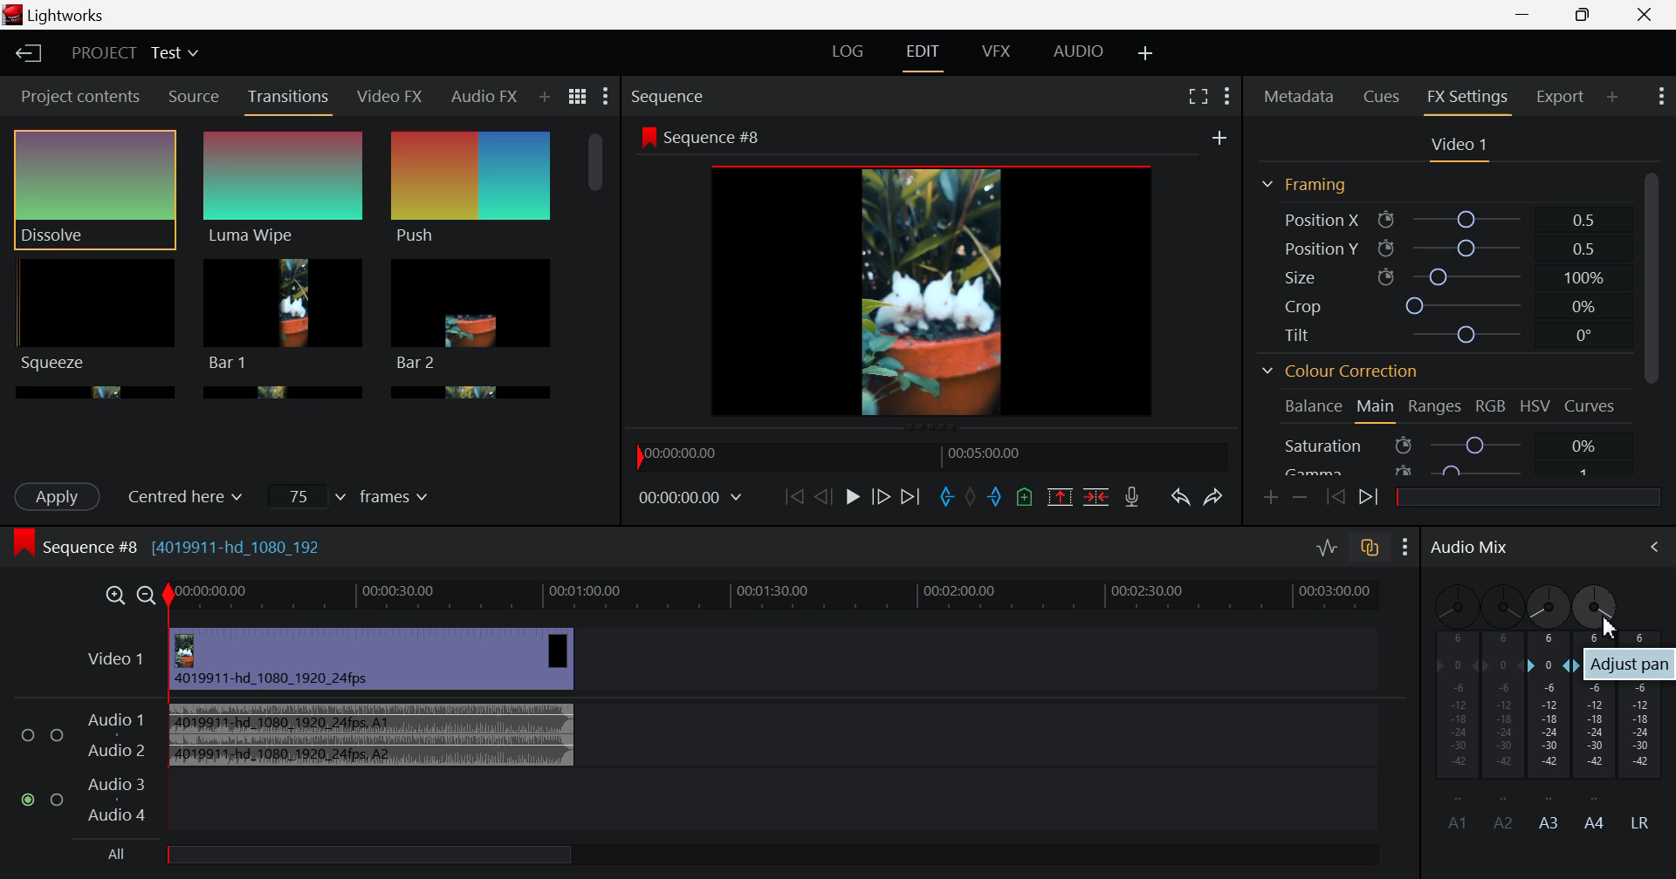  Describe the element at coordinates (1441, 273) in the screenshot. I see `Size` at that location.